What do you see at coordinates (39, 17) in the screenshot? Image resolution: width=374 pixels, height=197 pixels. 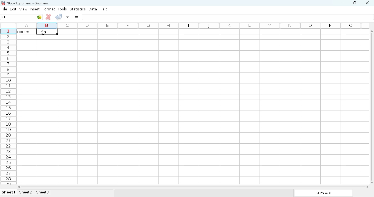 I see `go to` at bounding box center [39, 17].